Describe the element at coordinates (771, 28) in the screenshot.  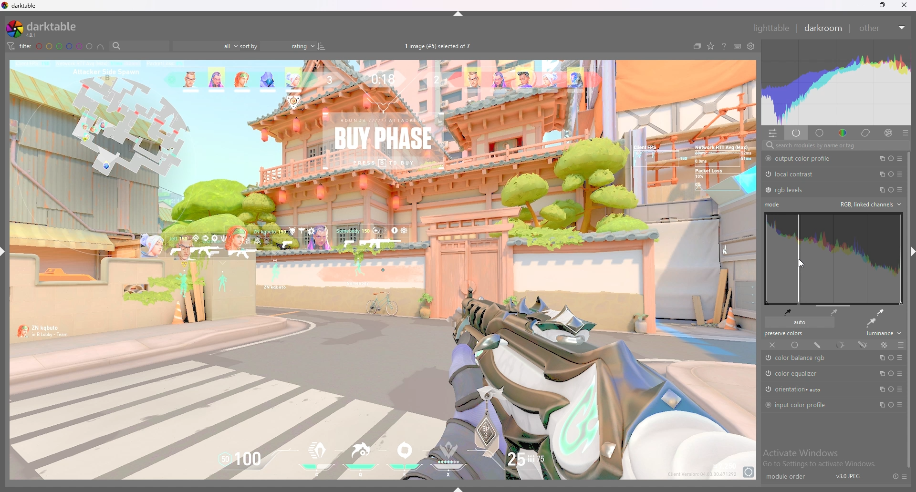
I see `lighttable` at that location.